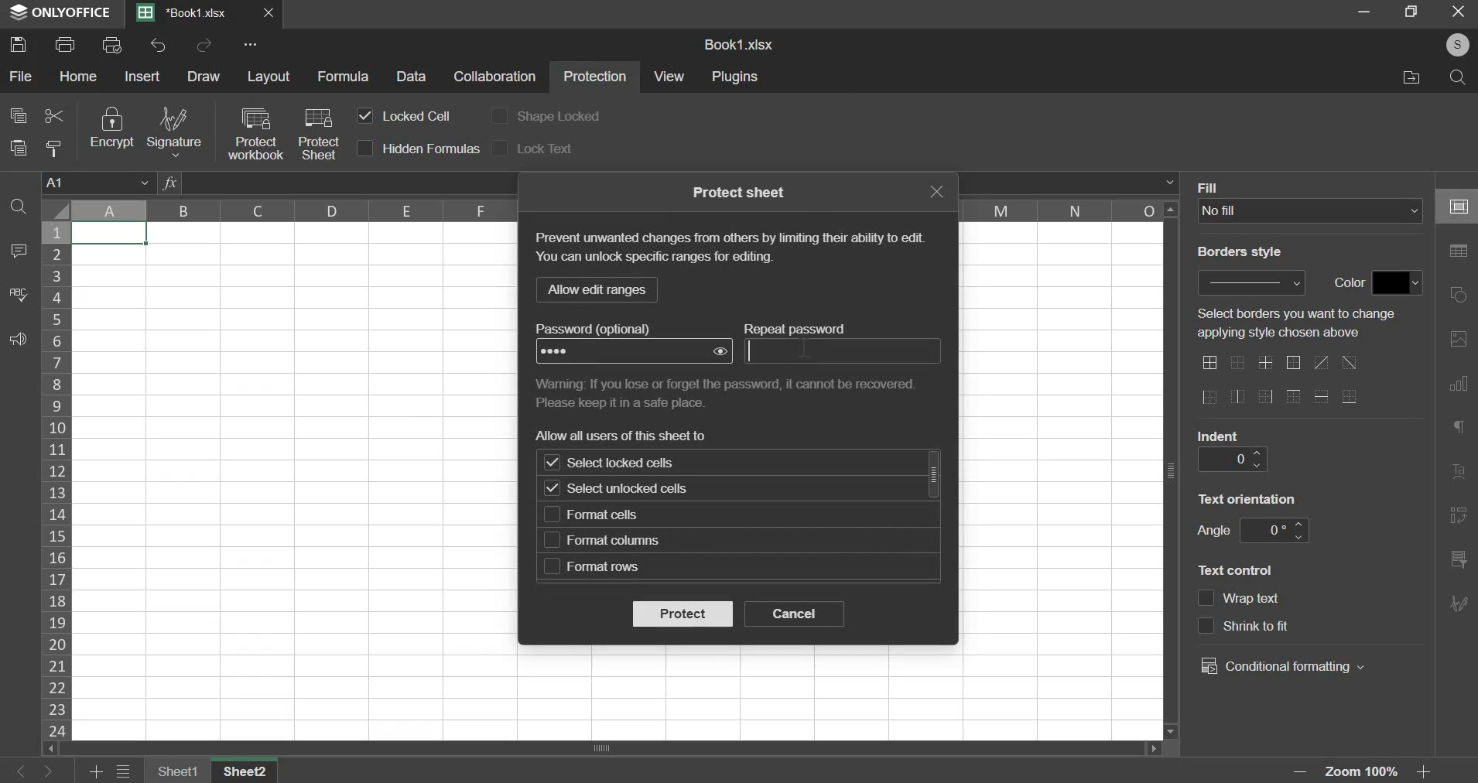 The height and width of the screenshot is (783, 1478). Describe the element at coordinates (1459, 473) in the screenshot. I see `right side bar` at that location.